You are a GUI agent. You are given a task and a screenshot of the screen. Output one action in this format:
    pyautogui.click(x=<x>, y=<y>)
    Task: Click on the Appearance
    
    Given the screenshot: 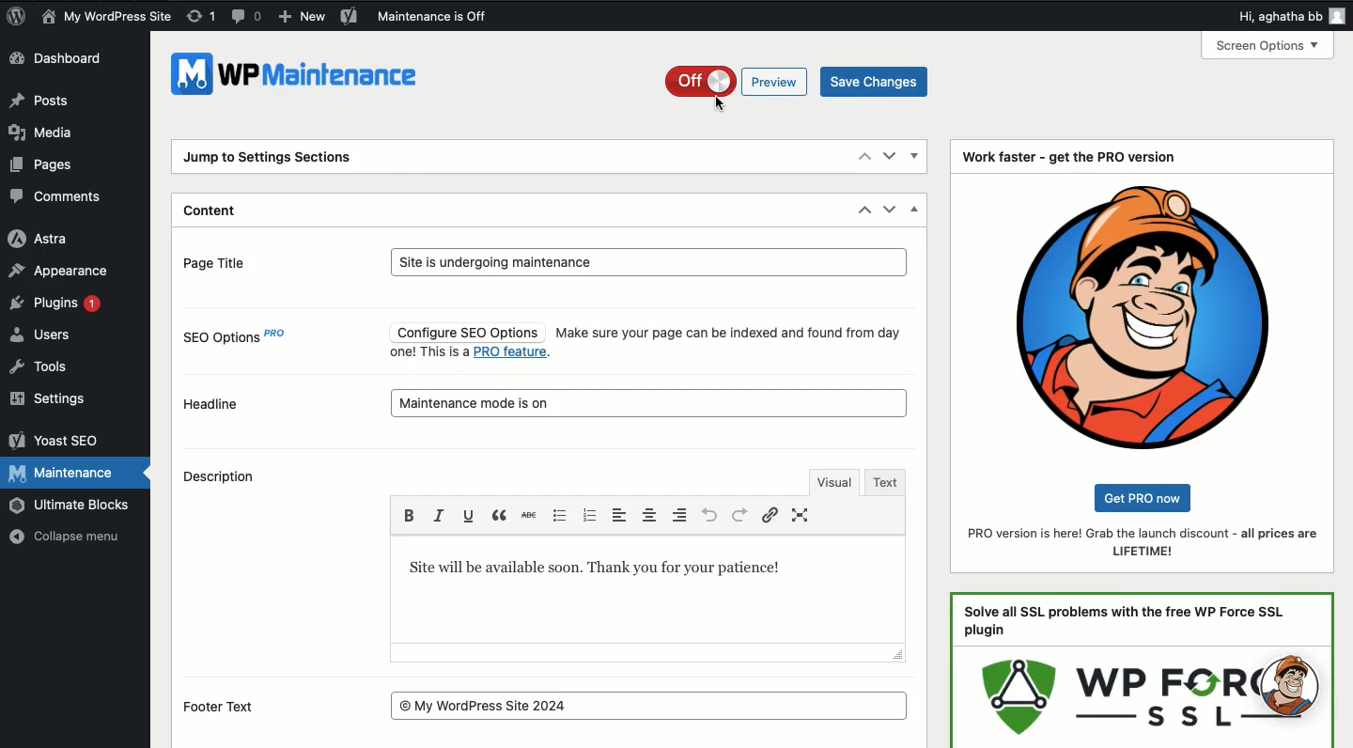 What is the action you would take?
    pyautogui.click(x=63, y=271)
    